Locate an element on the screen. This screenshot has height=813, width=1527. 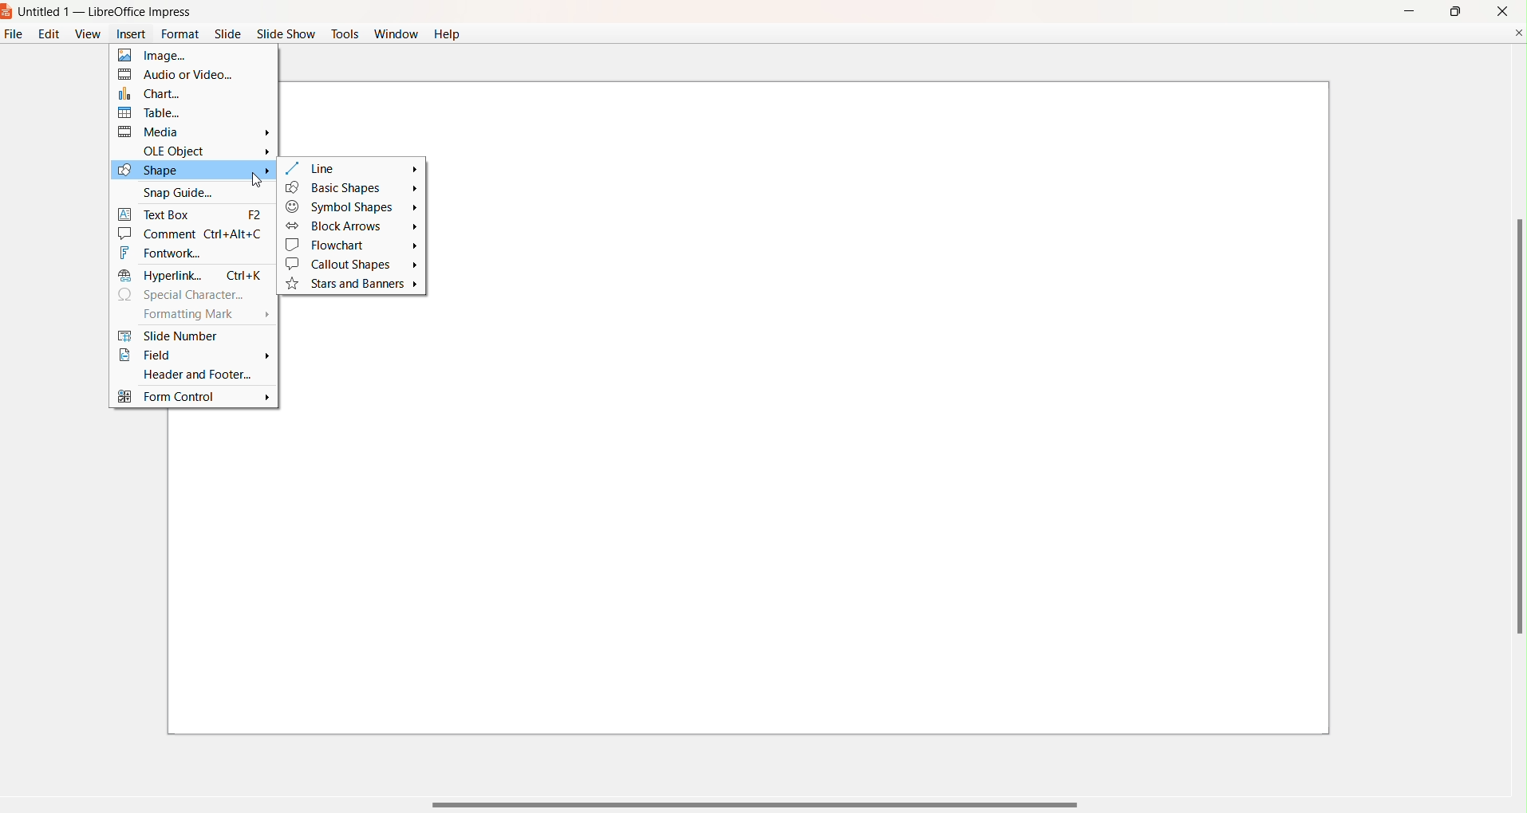
close is located at coordinates (1503, 10).